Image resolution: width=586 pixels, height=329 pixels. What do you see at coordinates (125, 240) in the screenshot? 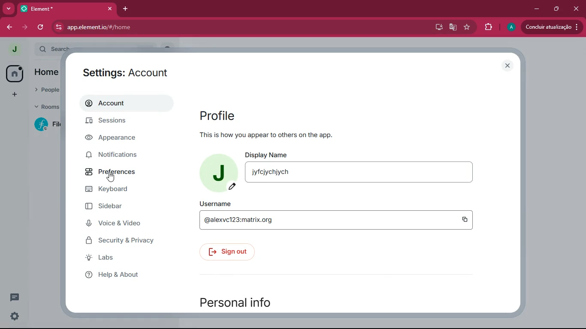
I see `security & privacy` at bounding box center [125, 240].